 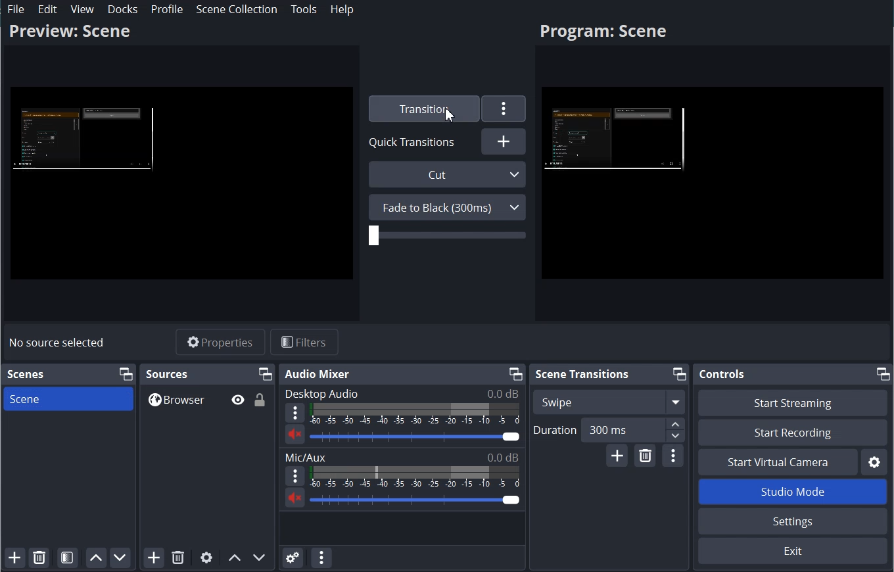 What do you see at coordinates (672, 456) in the screenshot?
I see `Transition Properties` at bounding box center [672, 456].